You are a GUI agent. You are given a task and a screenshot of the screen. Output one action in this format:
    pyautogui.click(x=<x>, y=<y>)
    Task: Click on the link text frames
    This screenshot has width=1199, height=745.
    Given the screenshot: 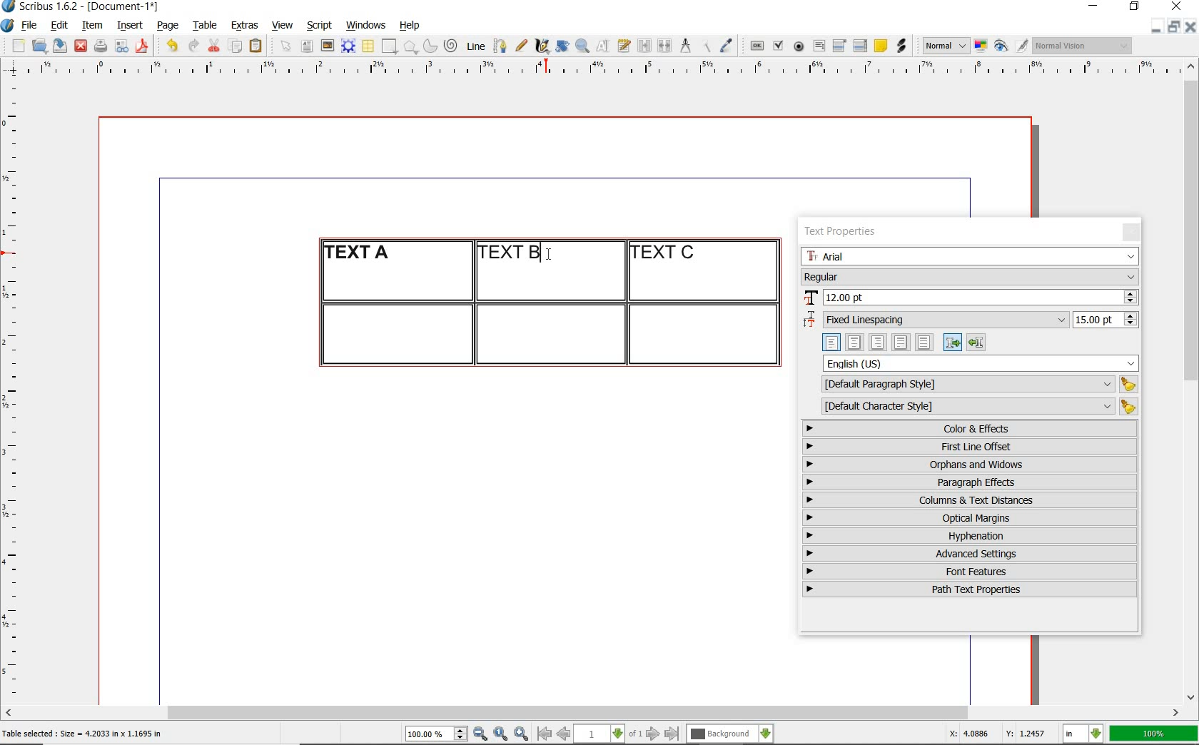 What is the action you would take?
    pyautogui.click(x=645, y=47)
    